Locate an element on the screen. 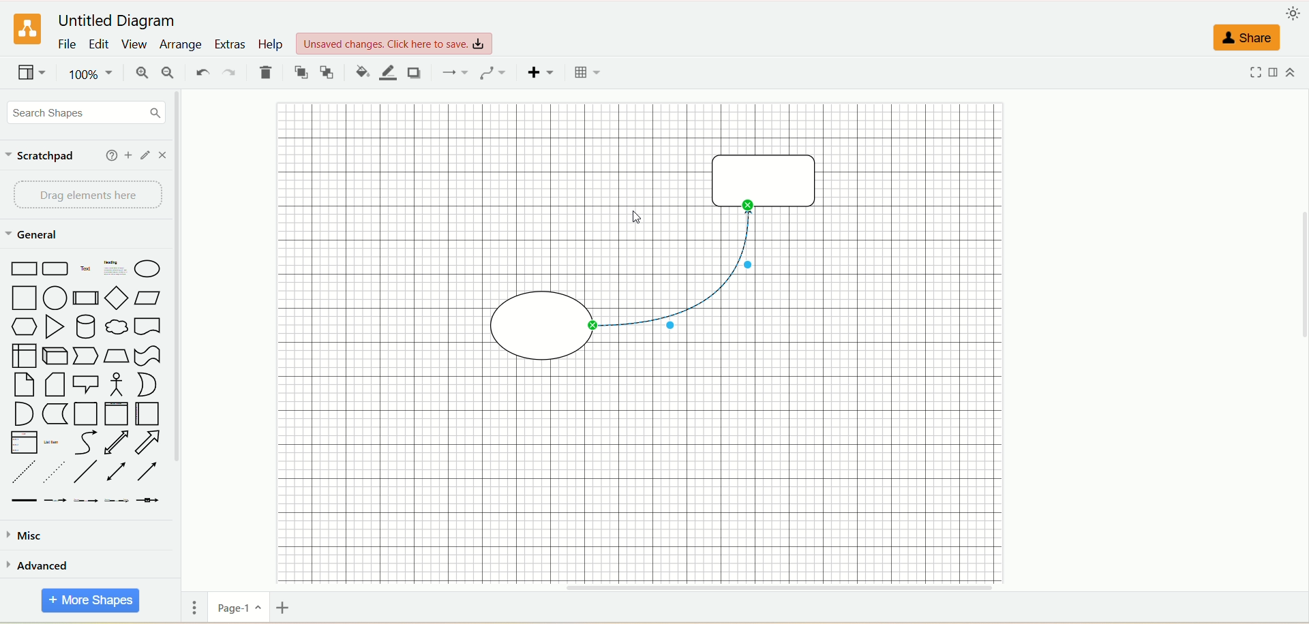  redo is located at coordinates (230, 73).